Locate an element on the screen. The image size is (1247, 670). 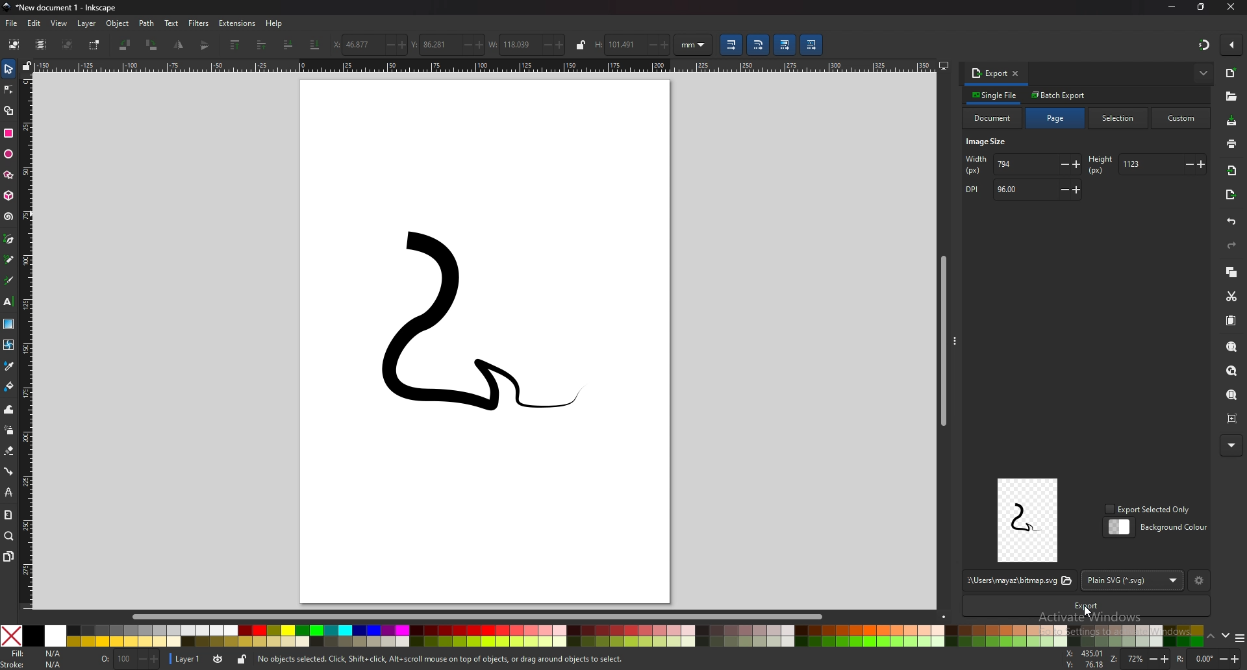
spiral is located at coordinates (10, 217).